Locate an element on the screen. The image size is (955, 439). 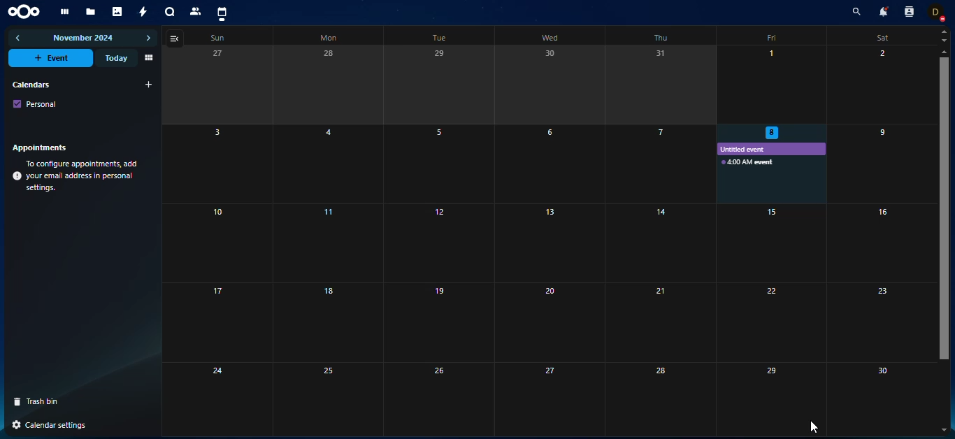
calendars is located at coordinates (30, 84).